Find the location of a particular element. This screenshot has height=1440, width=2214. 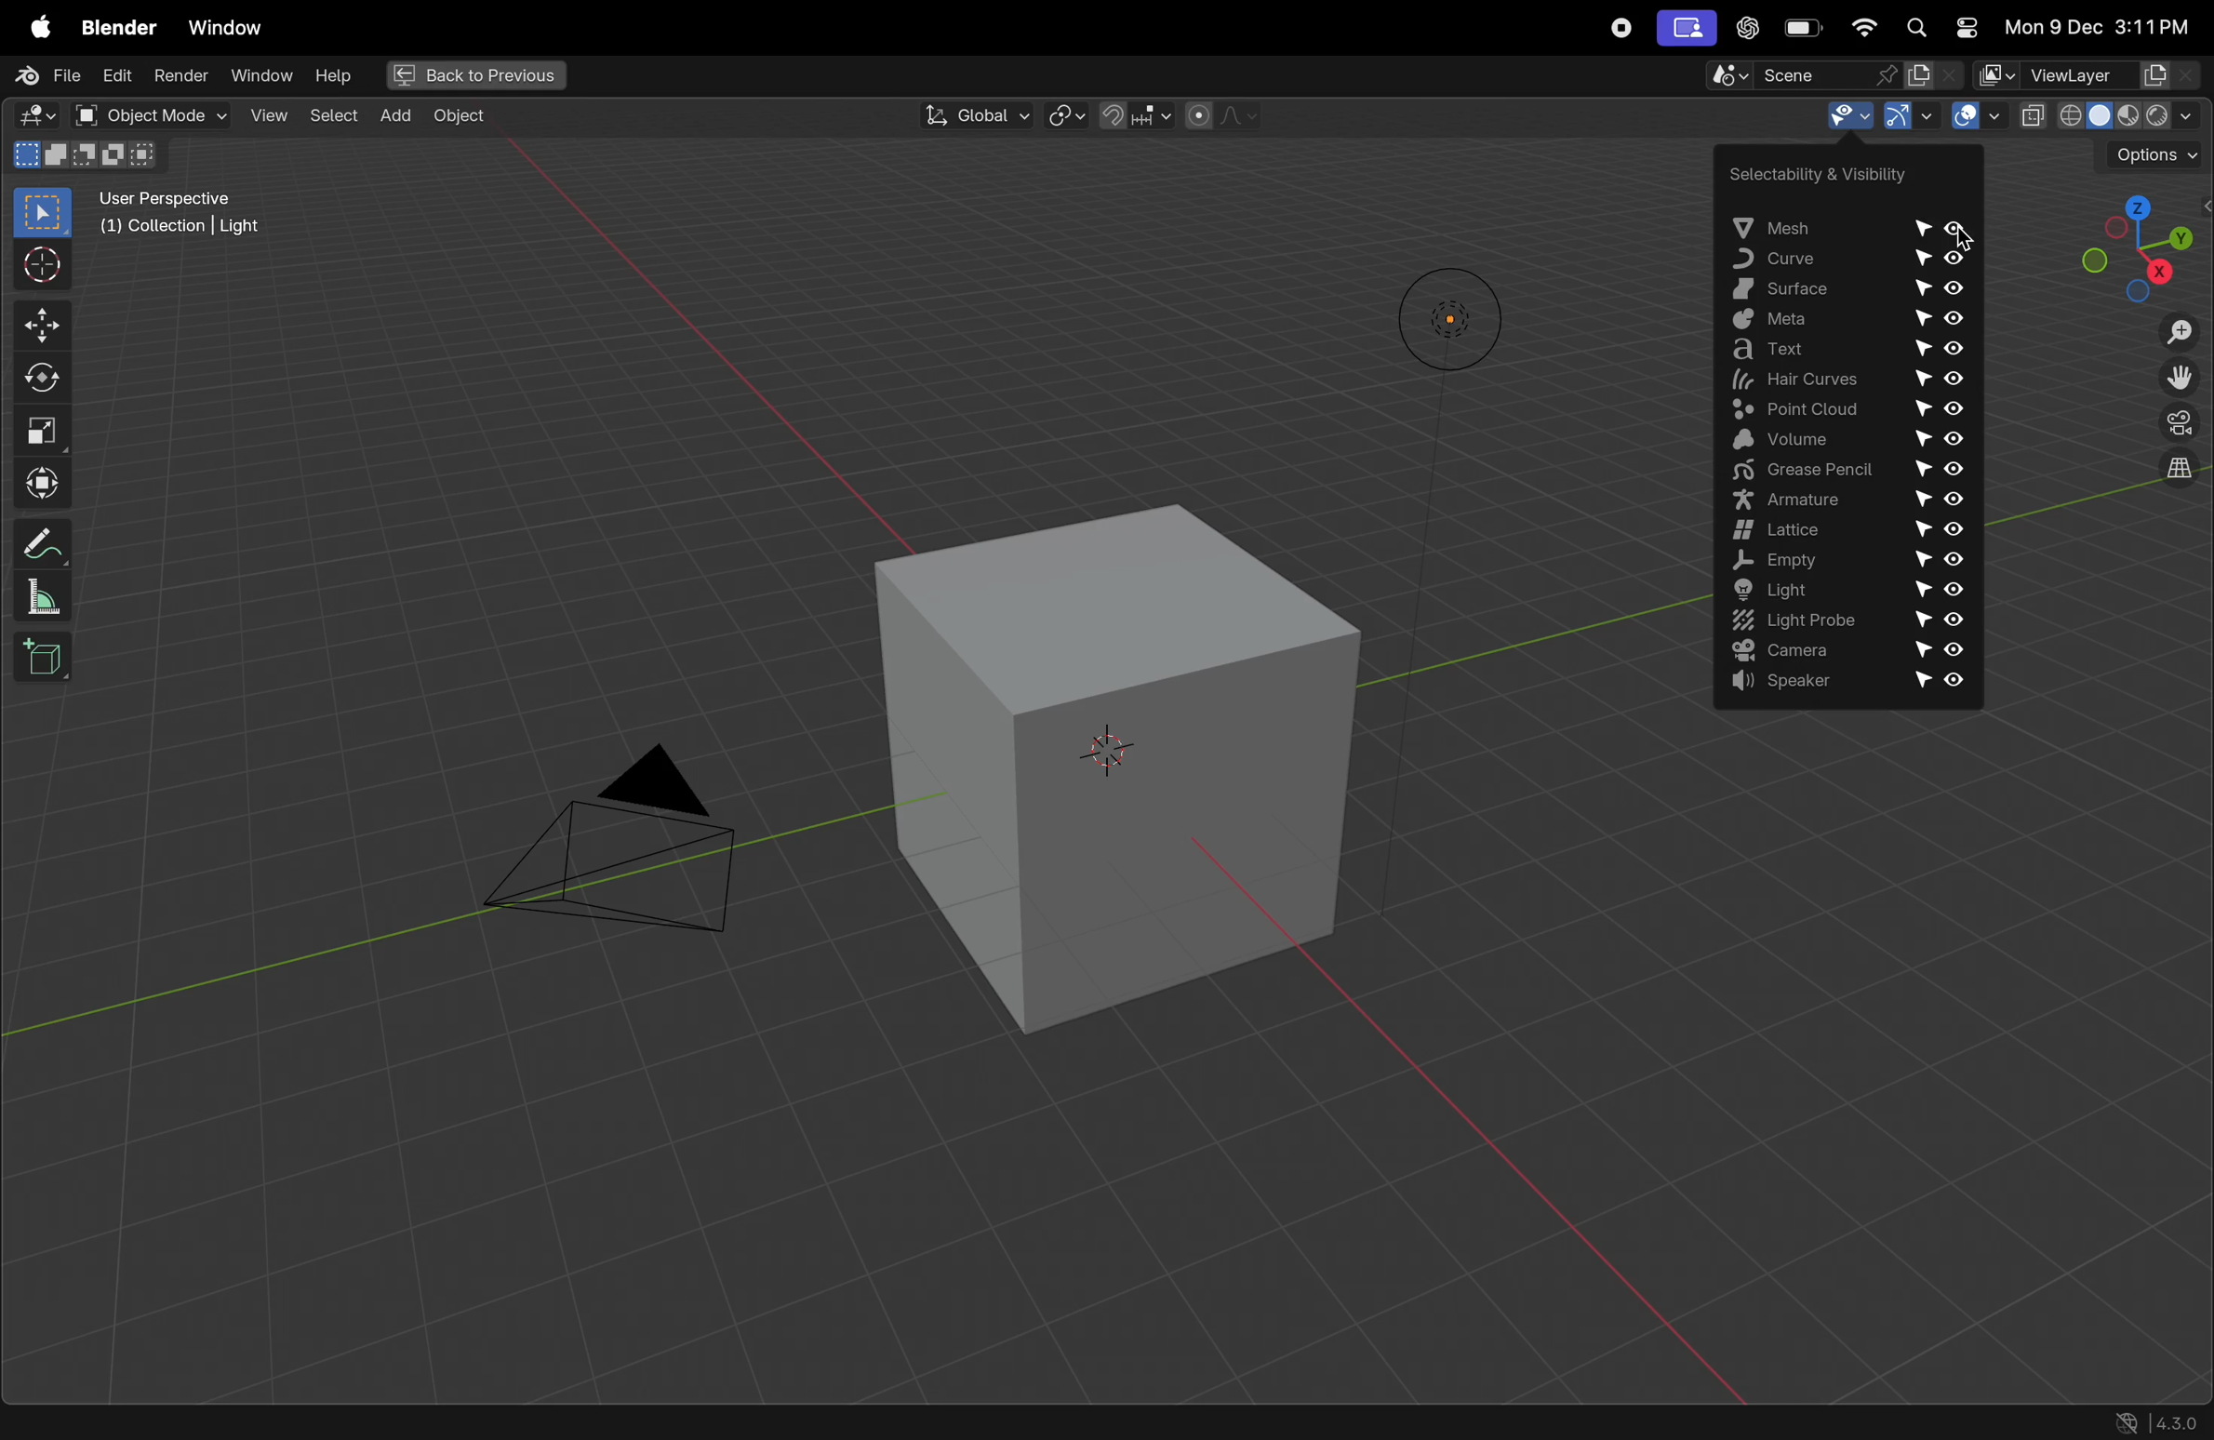

Empty is located at coordinates (1841, 562).